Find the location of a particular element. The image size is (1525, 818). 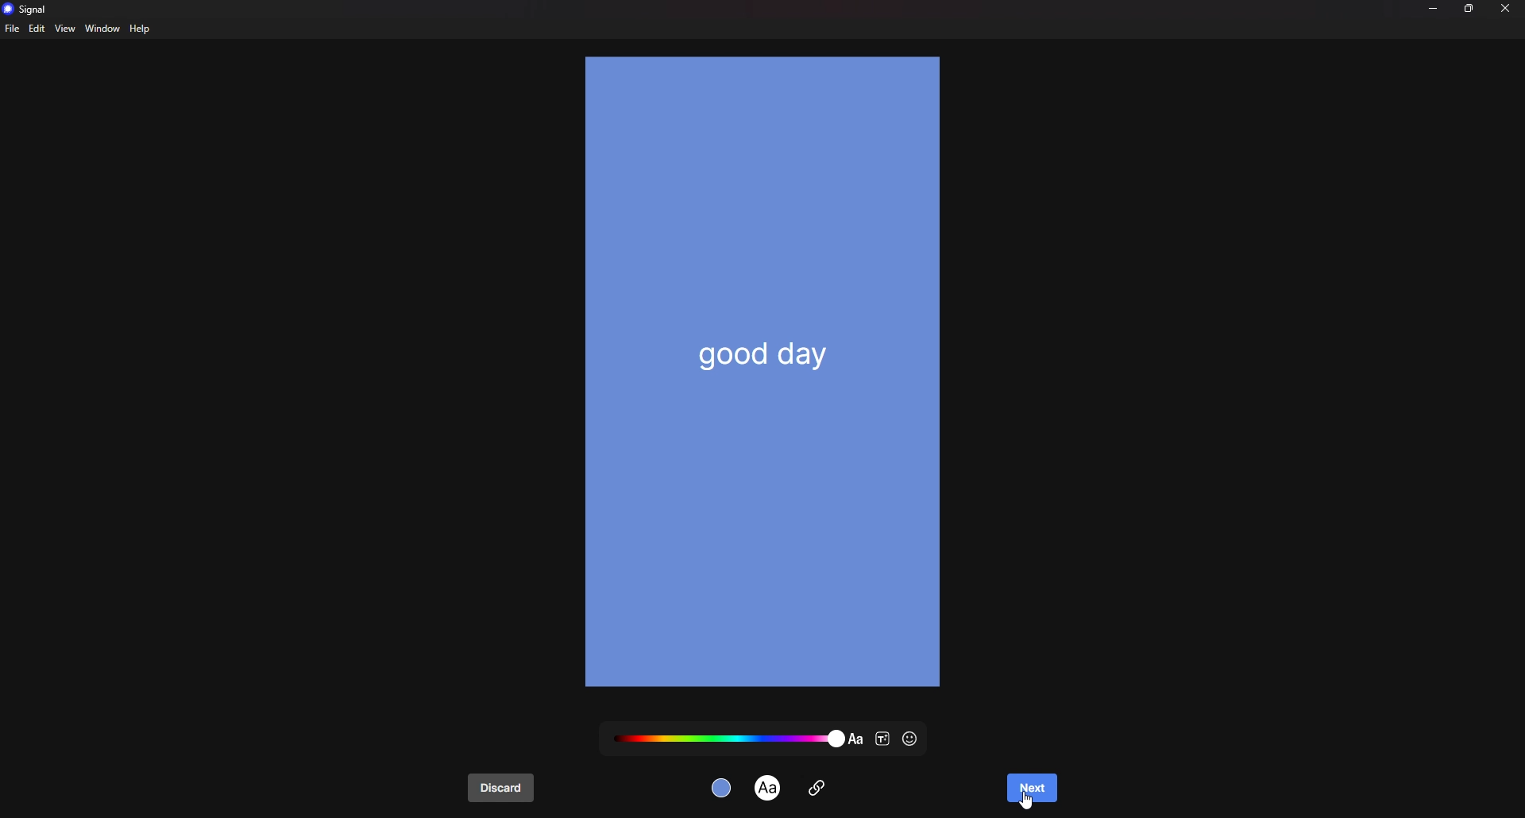

emoji is located at coordinates (912, 739).